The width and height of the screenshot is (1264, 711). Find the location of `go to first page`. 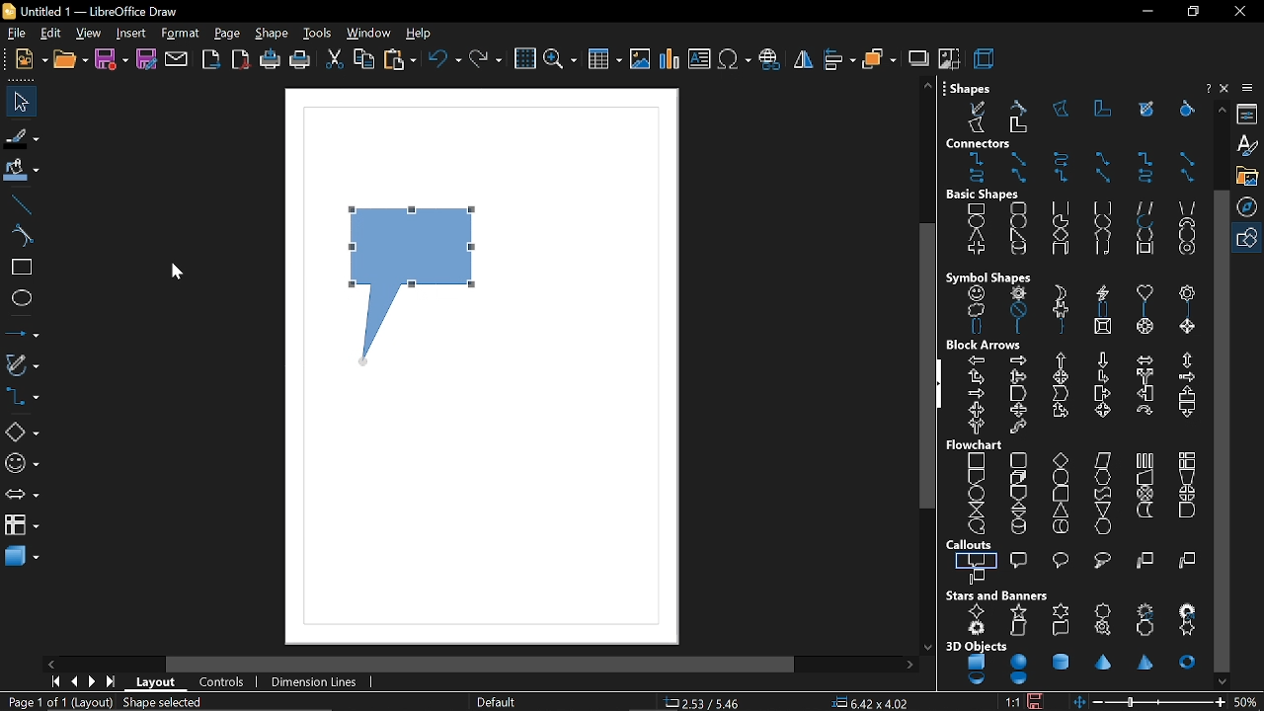

go to first page is located at coordinates (52, 683).